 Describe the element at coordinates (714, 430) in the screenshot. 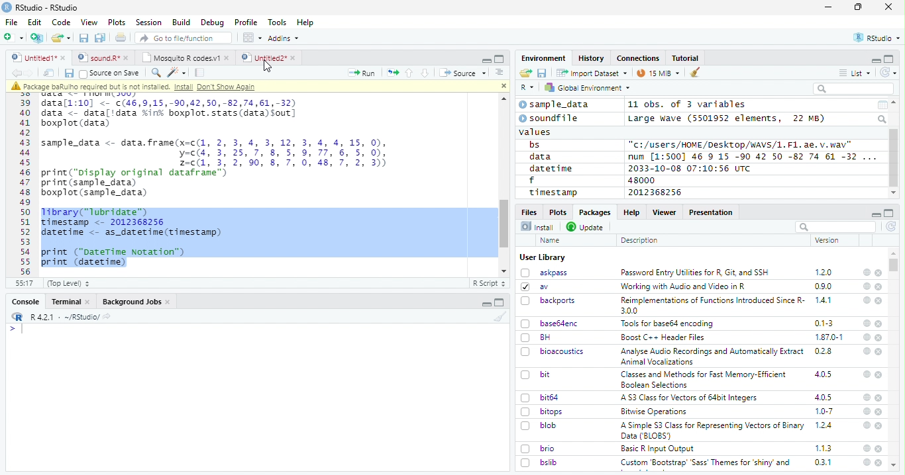

I see `A Simple S3 Class for Representing Vectors of Binary
Data (BLOBS)` at that location.